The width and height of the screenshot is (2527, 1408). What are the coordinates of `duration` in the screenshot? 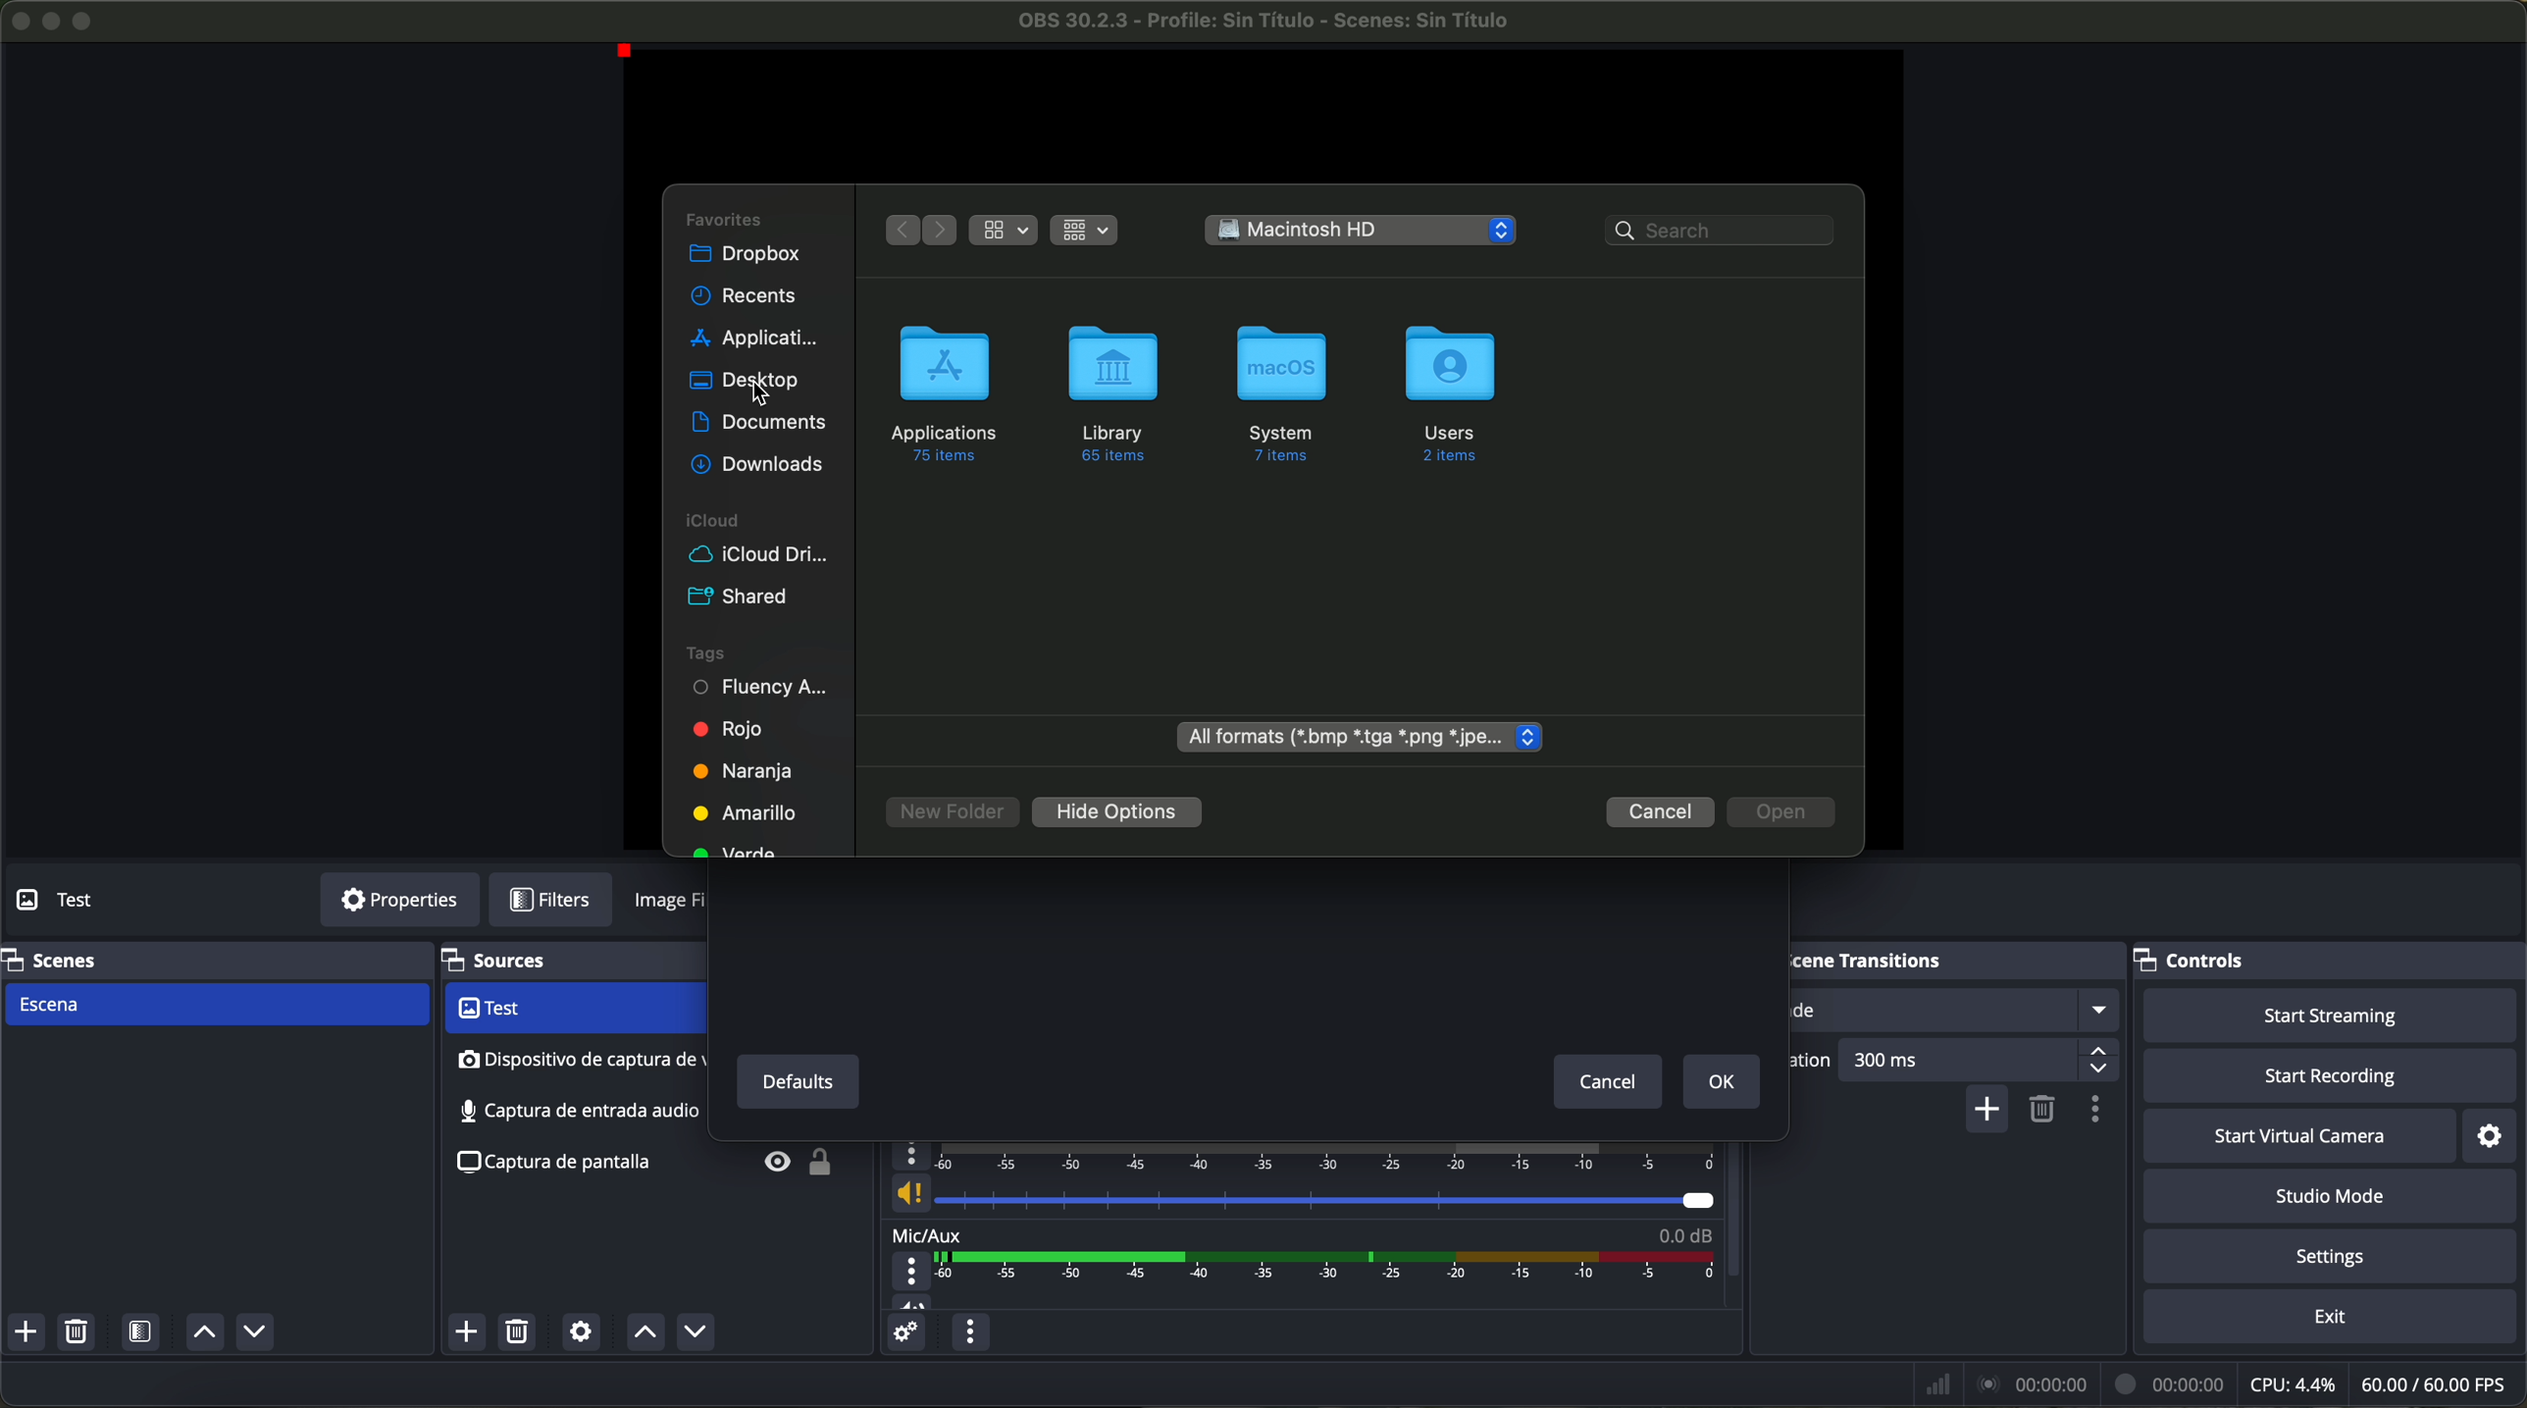 It's located at (1815, 1063).